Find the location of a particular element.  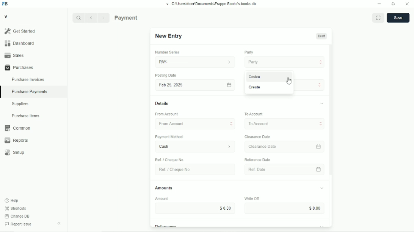

Ret. Choque No. is located at coordinates (193, 170).